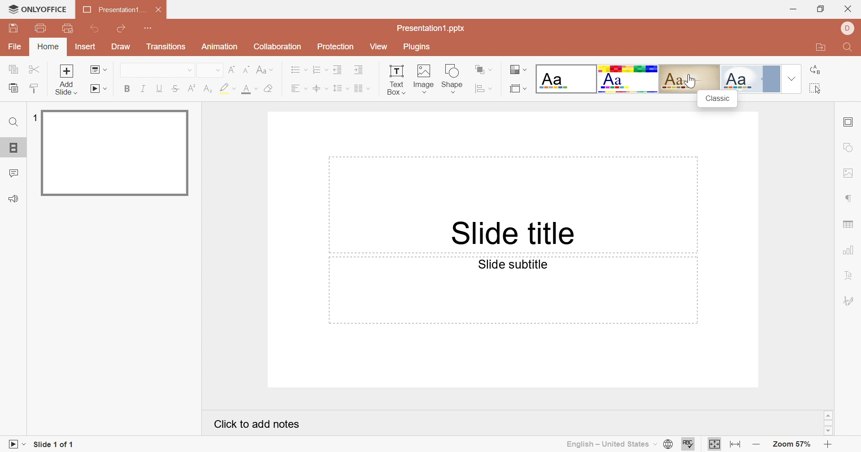 The image size is (861, 452). Describe the element at coordinates (715, 443) in the screenshot. I see `Fit to Slide` at that location.